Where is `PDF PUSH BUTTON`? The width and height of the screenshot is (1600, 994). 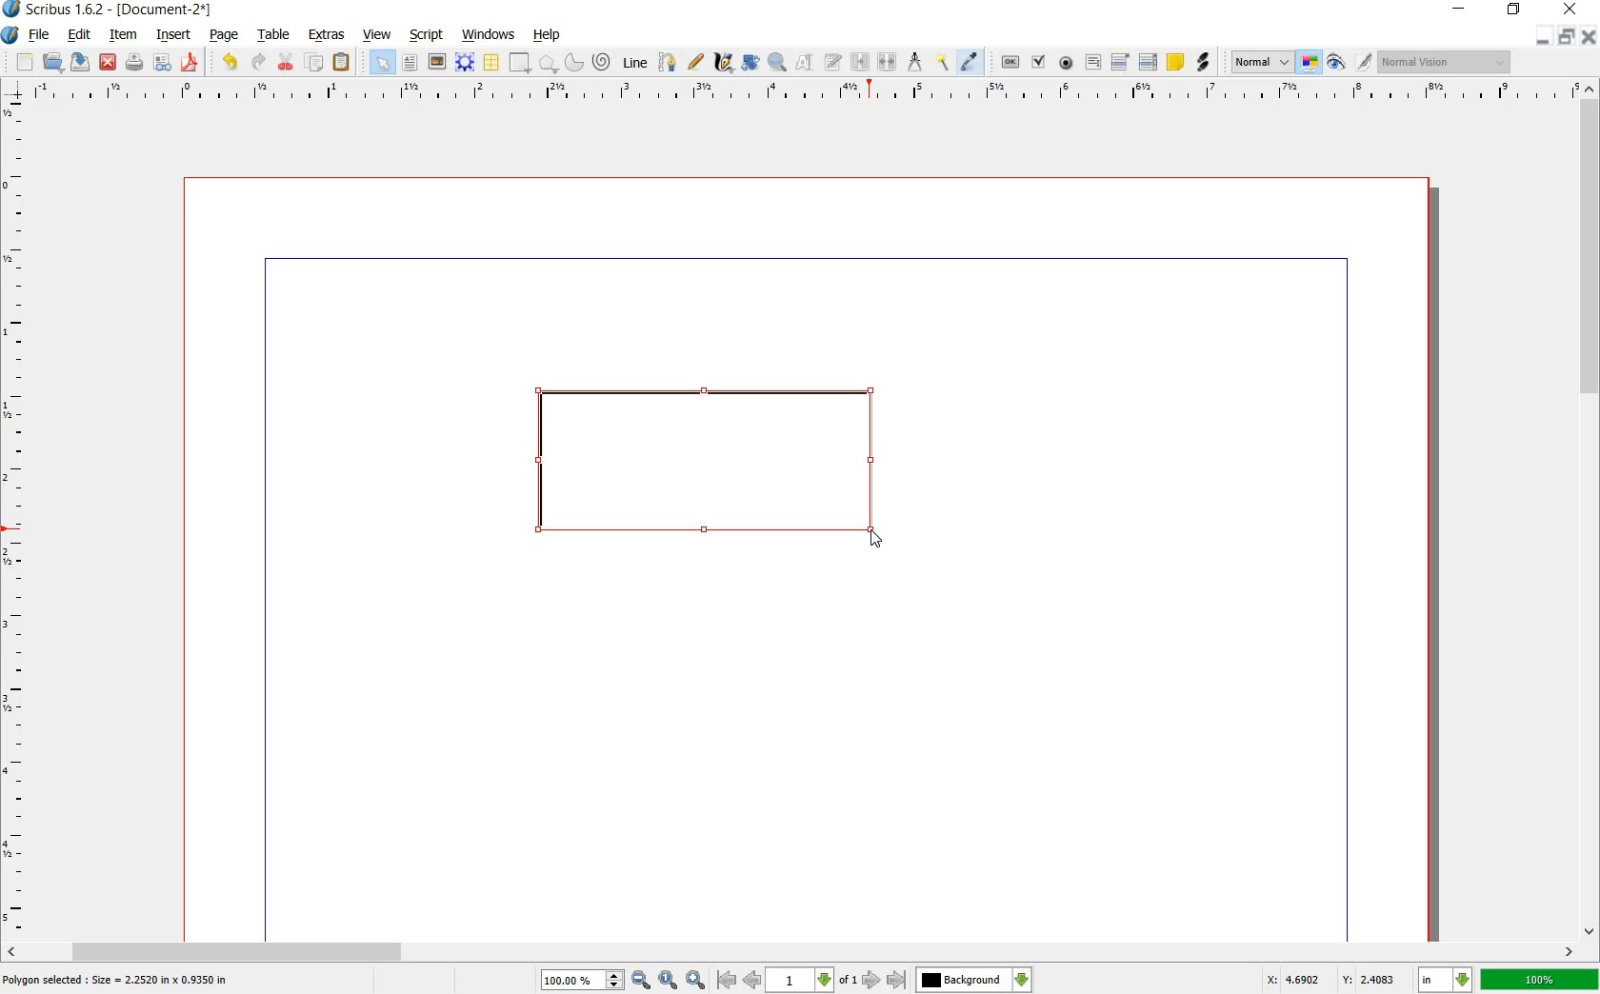 PDF PUSH BUTTON is located at coordinates (1007, 62).